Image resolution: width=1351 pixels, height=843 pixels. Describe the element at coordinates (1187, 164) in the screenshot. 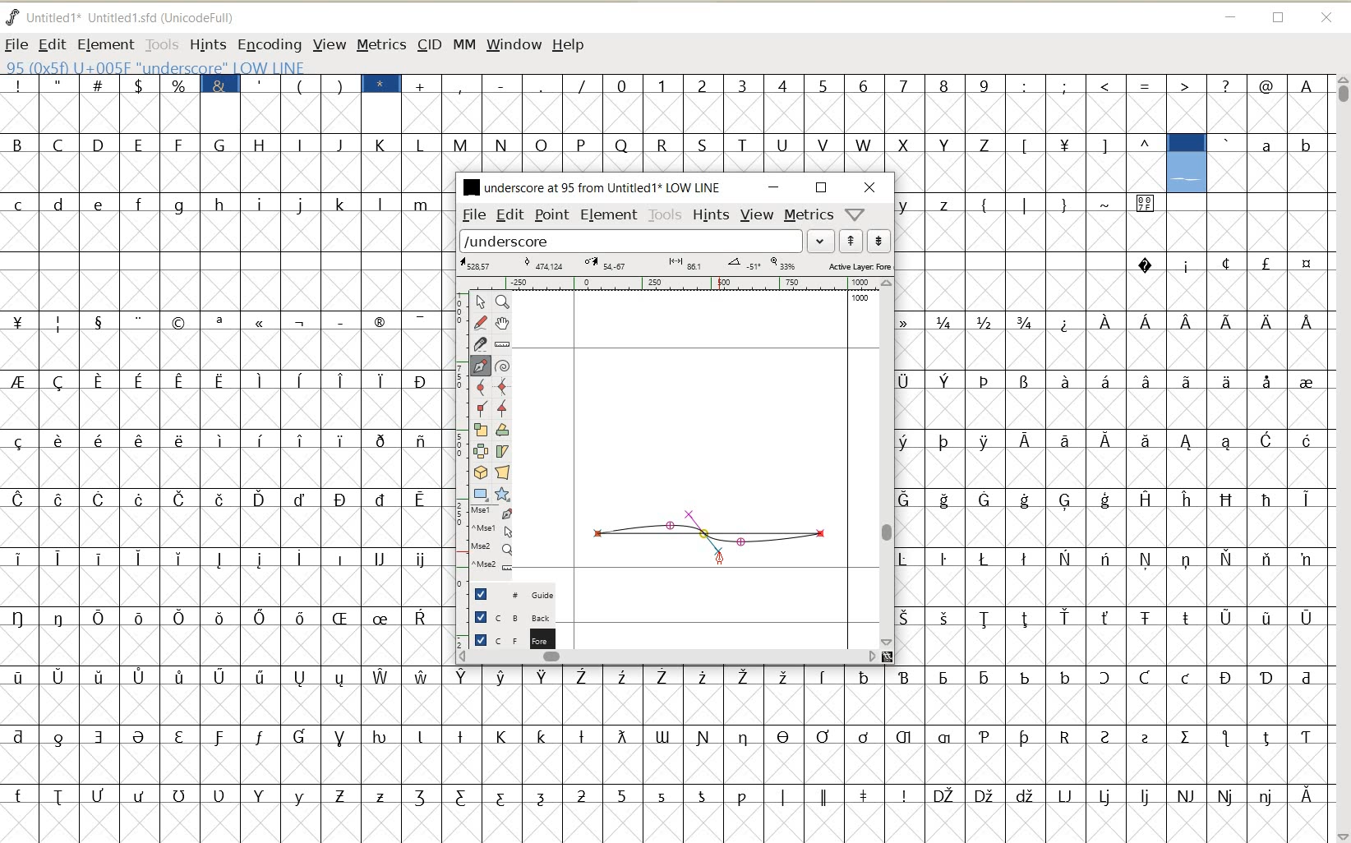

I see `glyph selected` at that location.